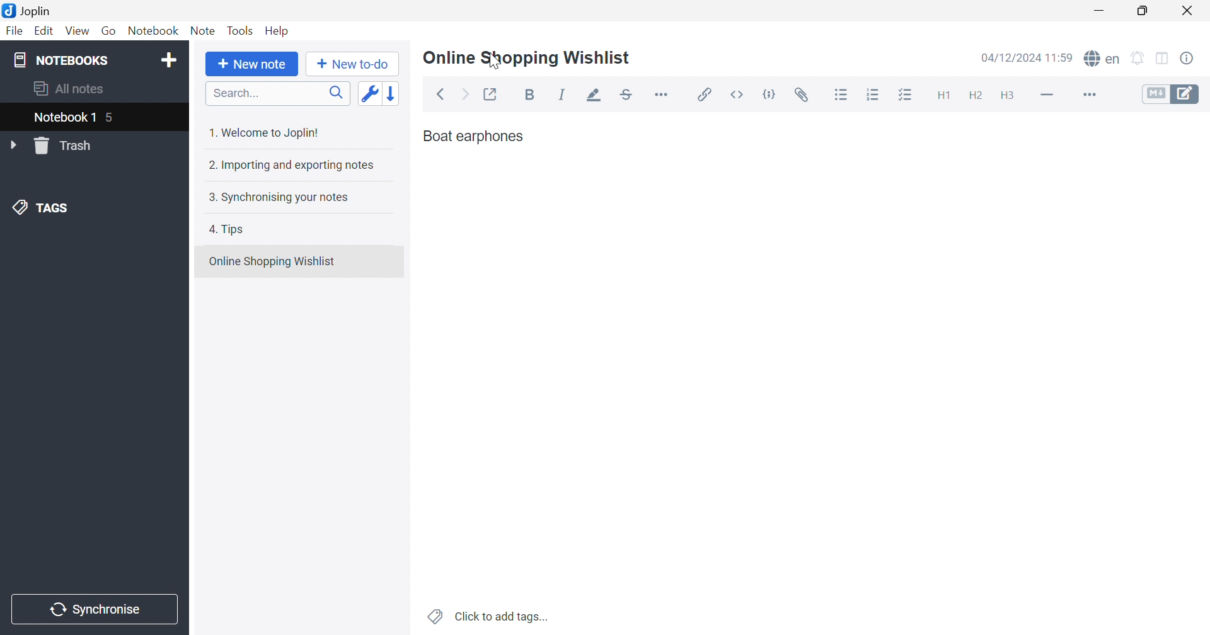 This screenshot has width=1210, height=635. Describe the element at coordinates (277, 30) in the screenshot. I see `Help` at that location.